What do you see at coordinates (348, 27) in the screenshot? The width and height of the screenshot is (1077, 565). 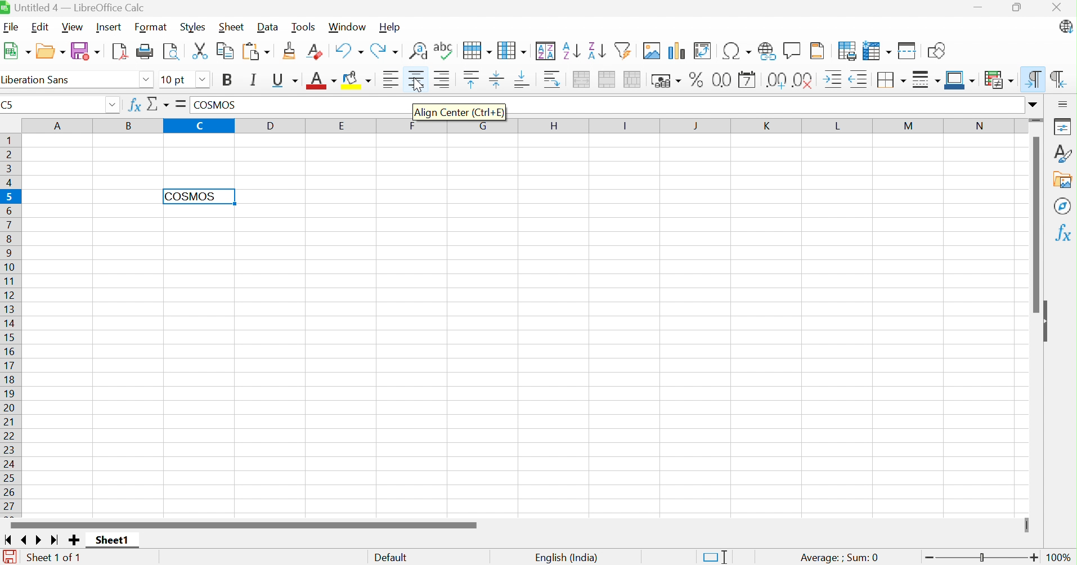 I see `Window` at bounding box center [348, 27].